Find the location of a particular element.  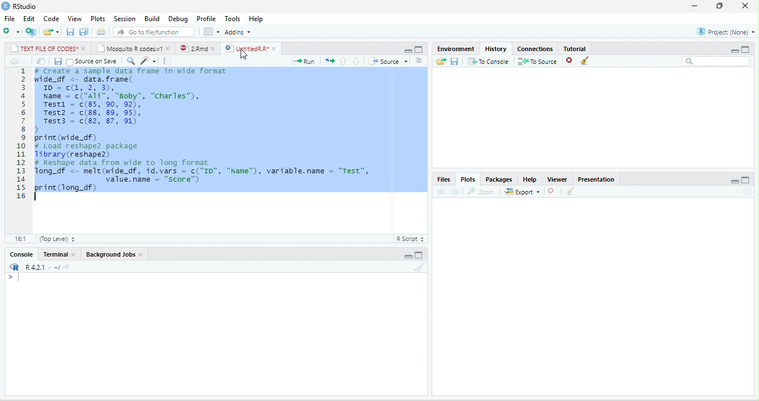

open file is located at coordinates (51, 32).